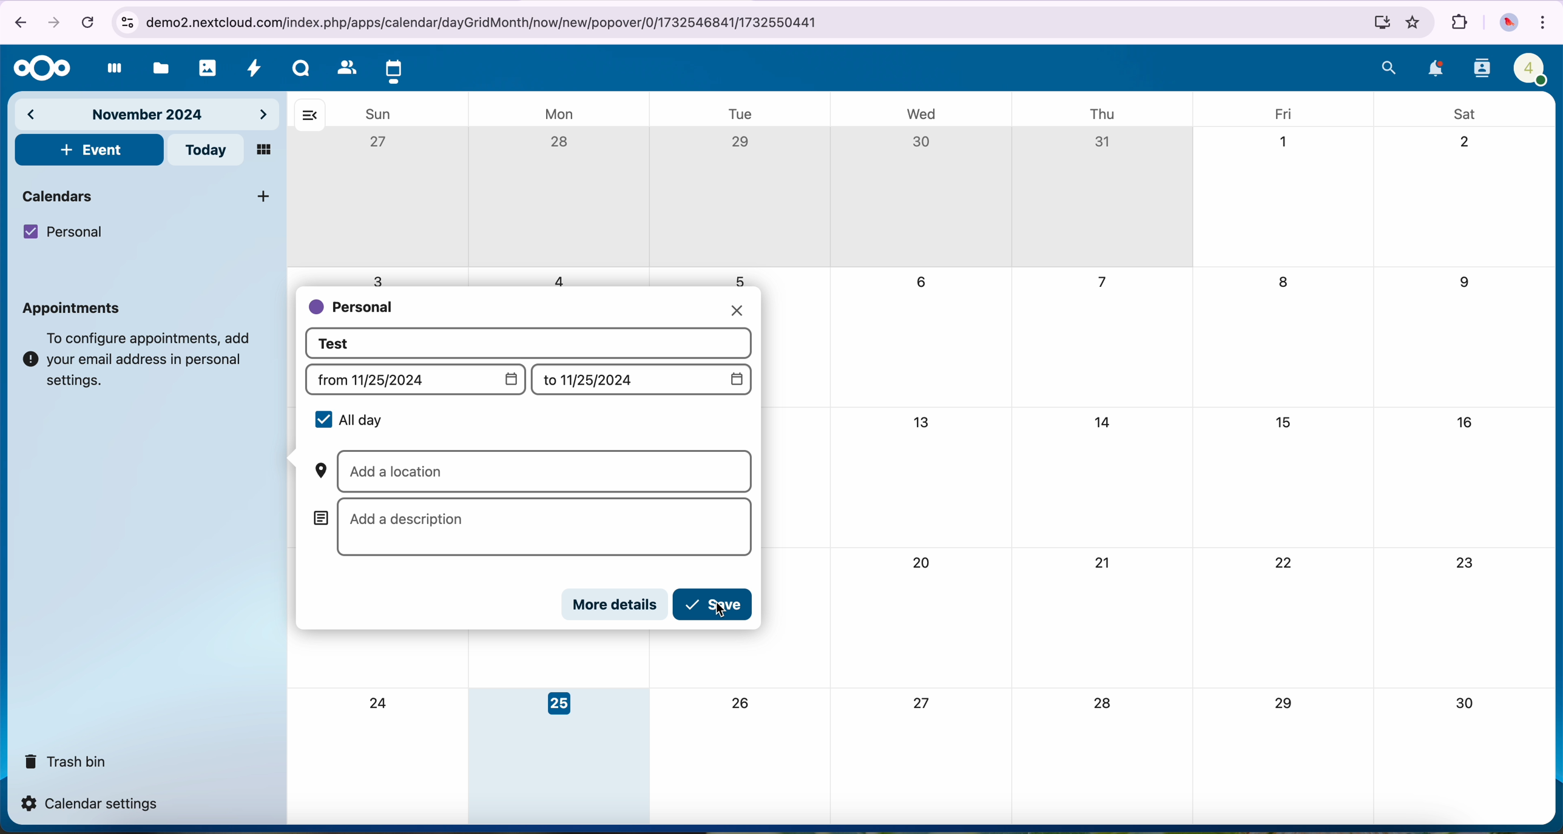 The width and height of the screenshot is (1563, 834). Describe the element at coordinates (158, 68) in the screenshot. I see `files` at that location.